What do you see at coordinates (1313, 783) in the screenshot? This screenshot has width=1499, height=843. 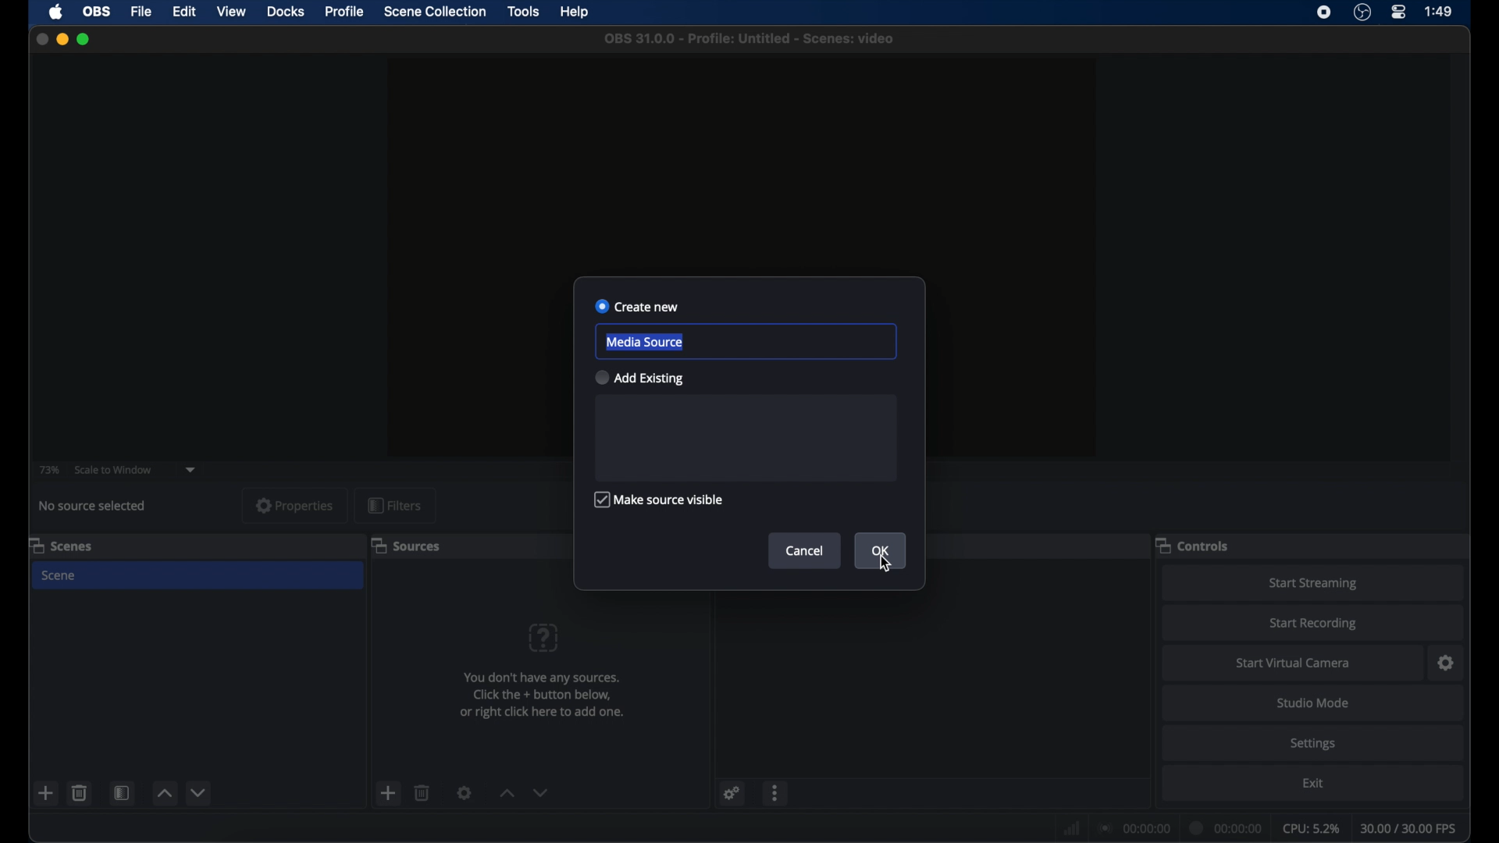 I see `exit` at bounding box center [1313, 783].